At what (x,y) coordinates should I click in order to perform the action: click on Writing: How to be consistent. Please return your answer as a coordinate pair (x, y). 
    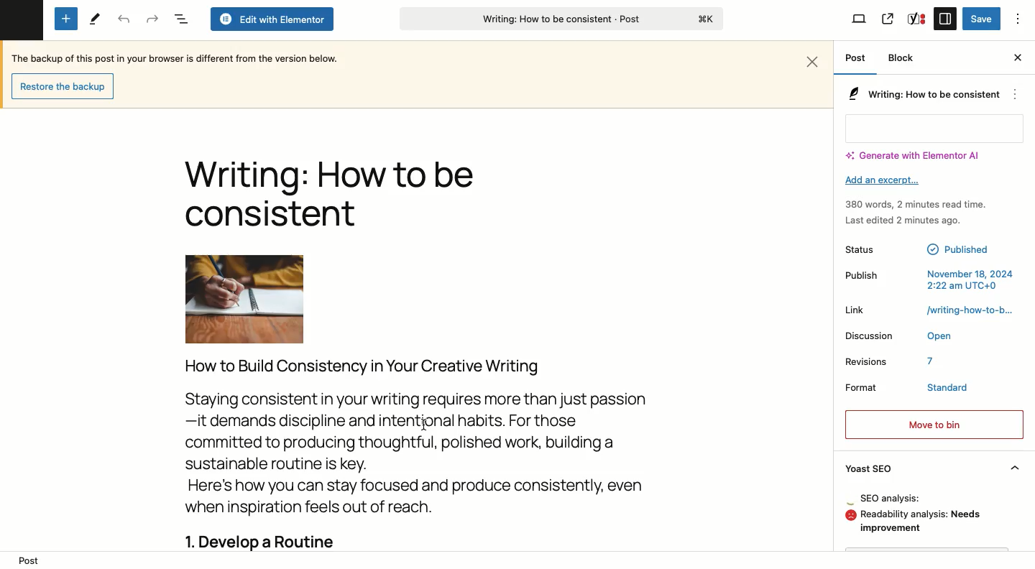
    Looking at the image, I should click on (929, 95).